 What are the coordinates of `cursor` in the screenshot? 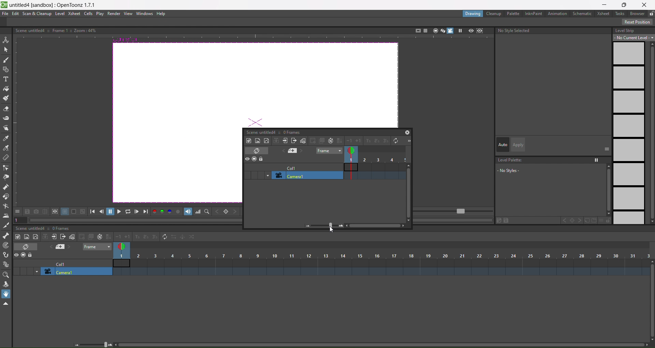 It's located at (334, 231).